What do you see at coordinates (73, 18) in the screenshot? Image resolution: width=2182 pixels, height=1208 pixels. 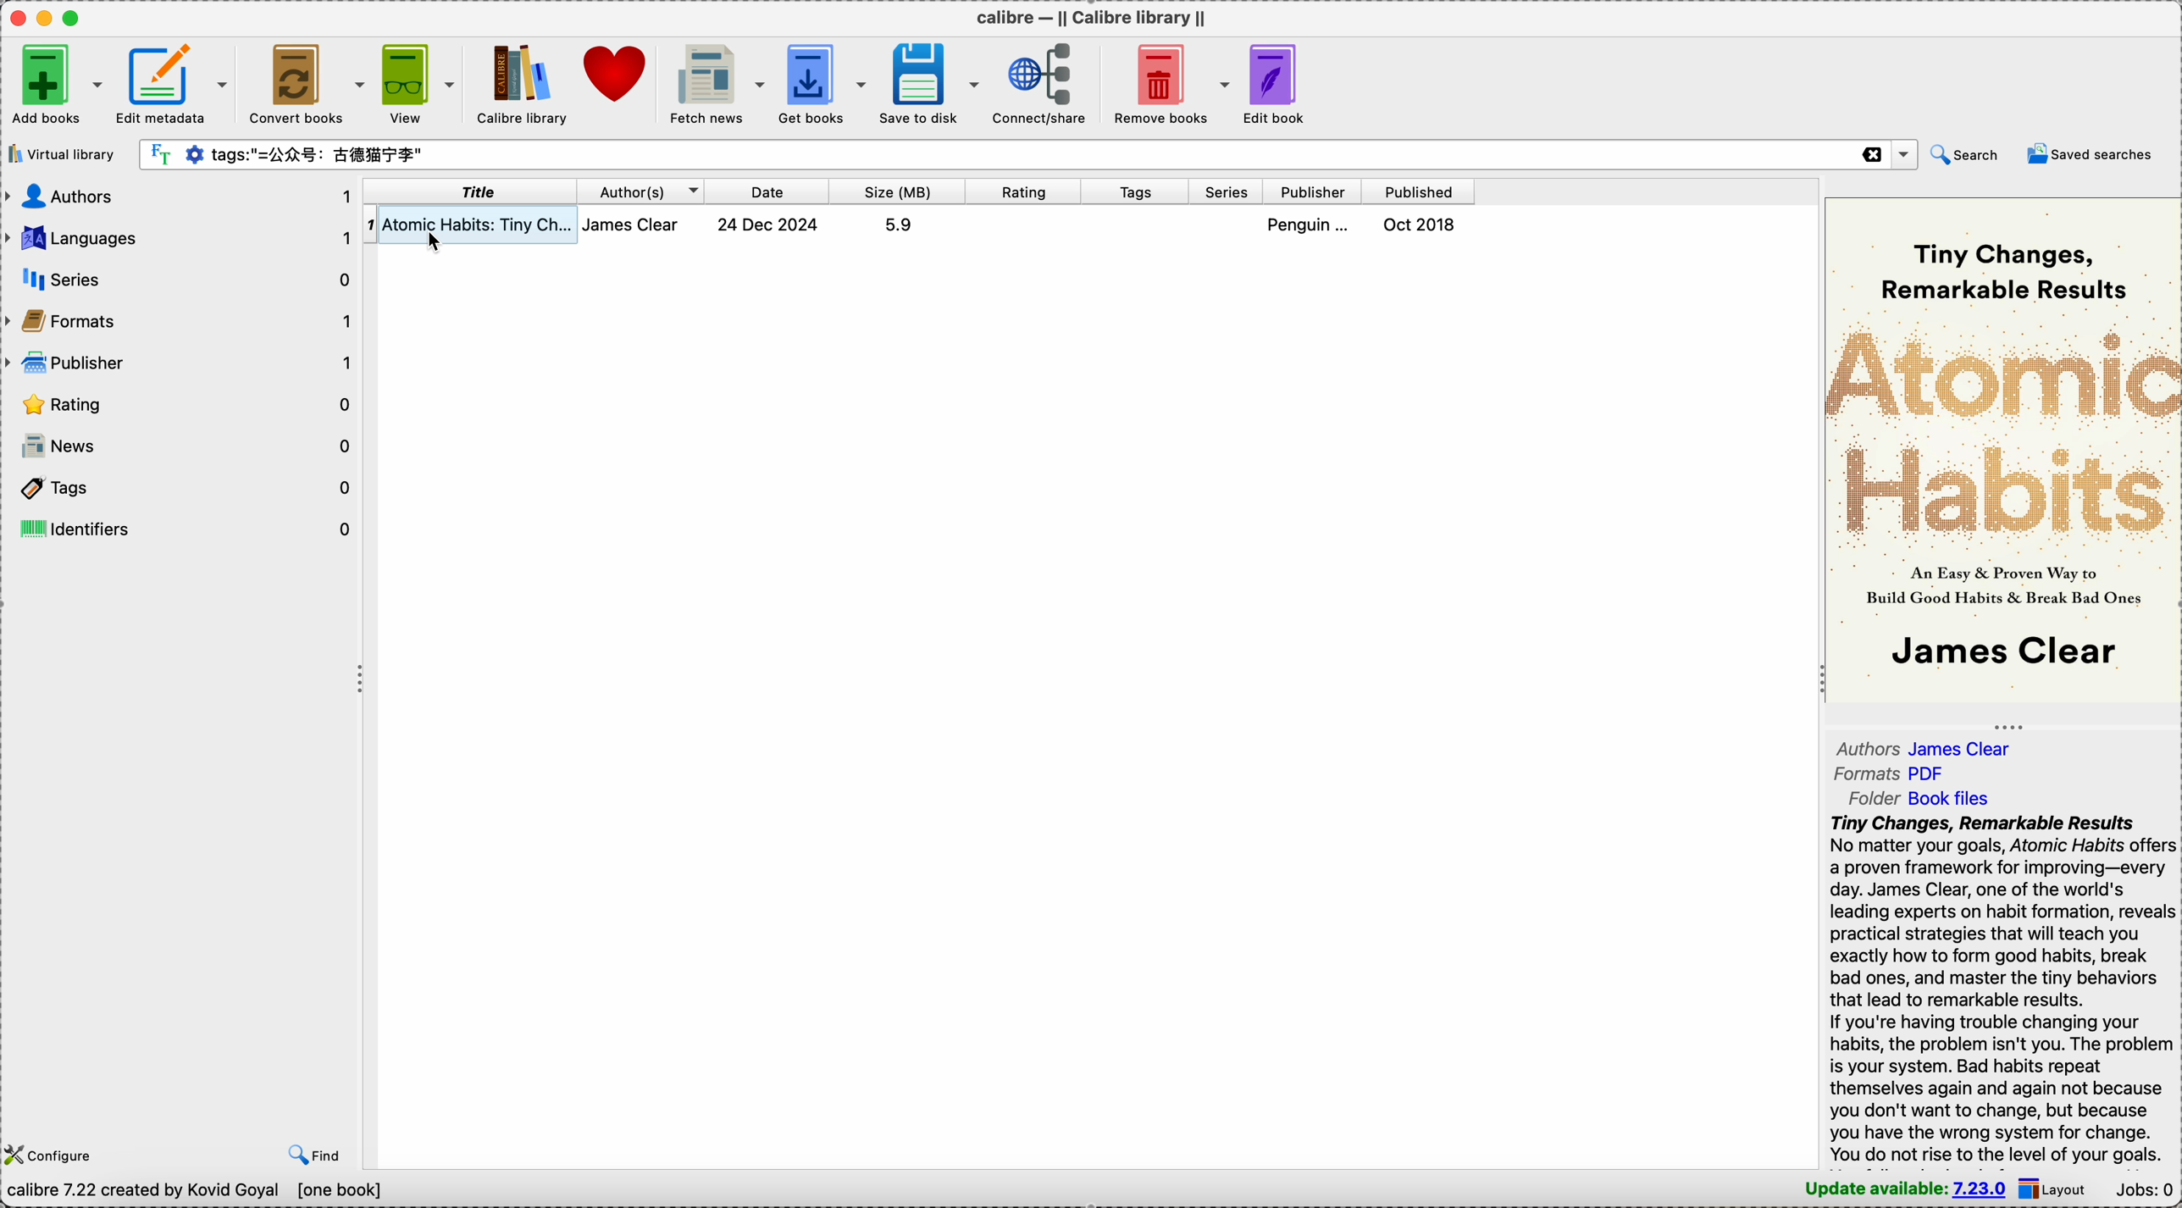 I see `maximize` at bounding box center [73, 18].